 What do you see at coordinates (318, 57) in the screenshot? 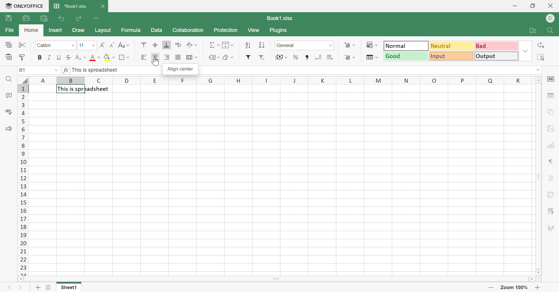
I see `Decrease decimal` at bounding box center [318, 57].